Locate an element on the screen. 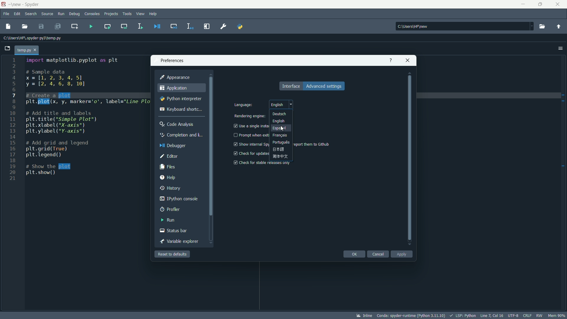 Image resolution: width=567 pixels, height=319 pixels. preferences is located at coordinates (172, 61).